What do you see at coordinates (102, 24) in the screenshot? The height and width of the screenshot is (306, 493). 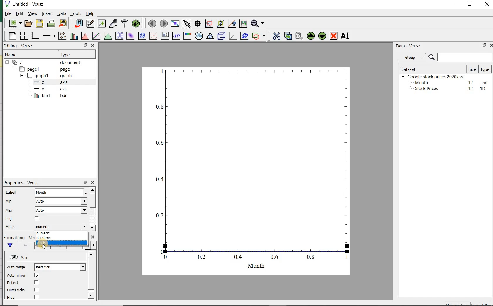 I see `create new datasets` at bounding box center [102, 24].